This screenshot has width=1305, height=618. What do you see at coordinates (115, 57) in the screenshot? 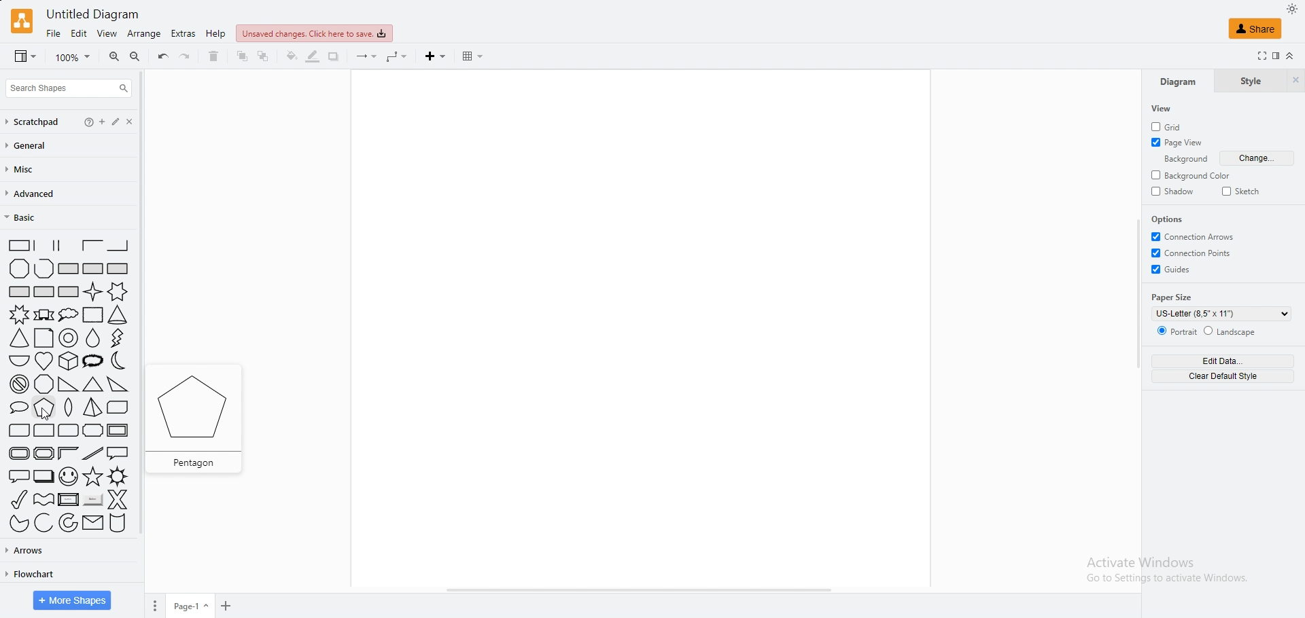
I see `zoom in` at bounding box center [115, 57].